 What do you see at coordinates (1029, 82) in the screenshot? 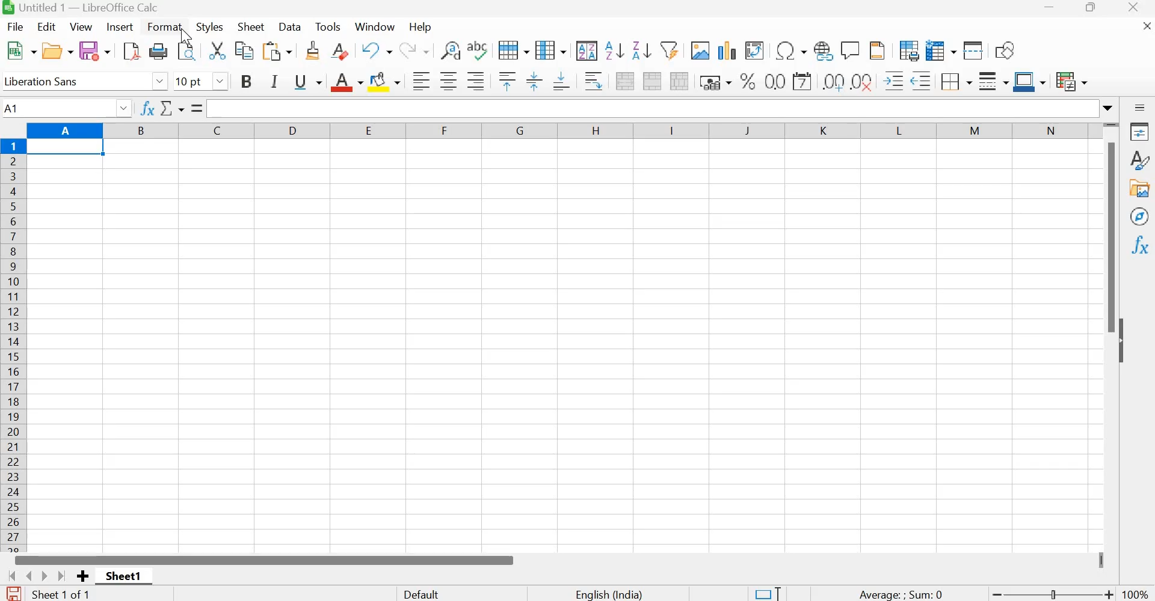
I see `Border color` at bounding box center [1029, 82].